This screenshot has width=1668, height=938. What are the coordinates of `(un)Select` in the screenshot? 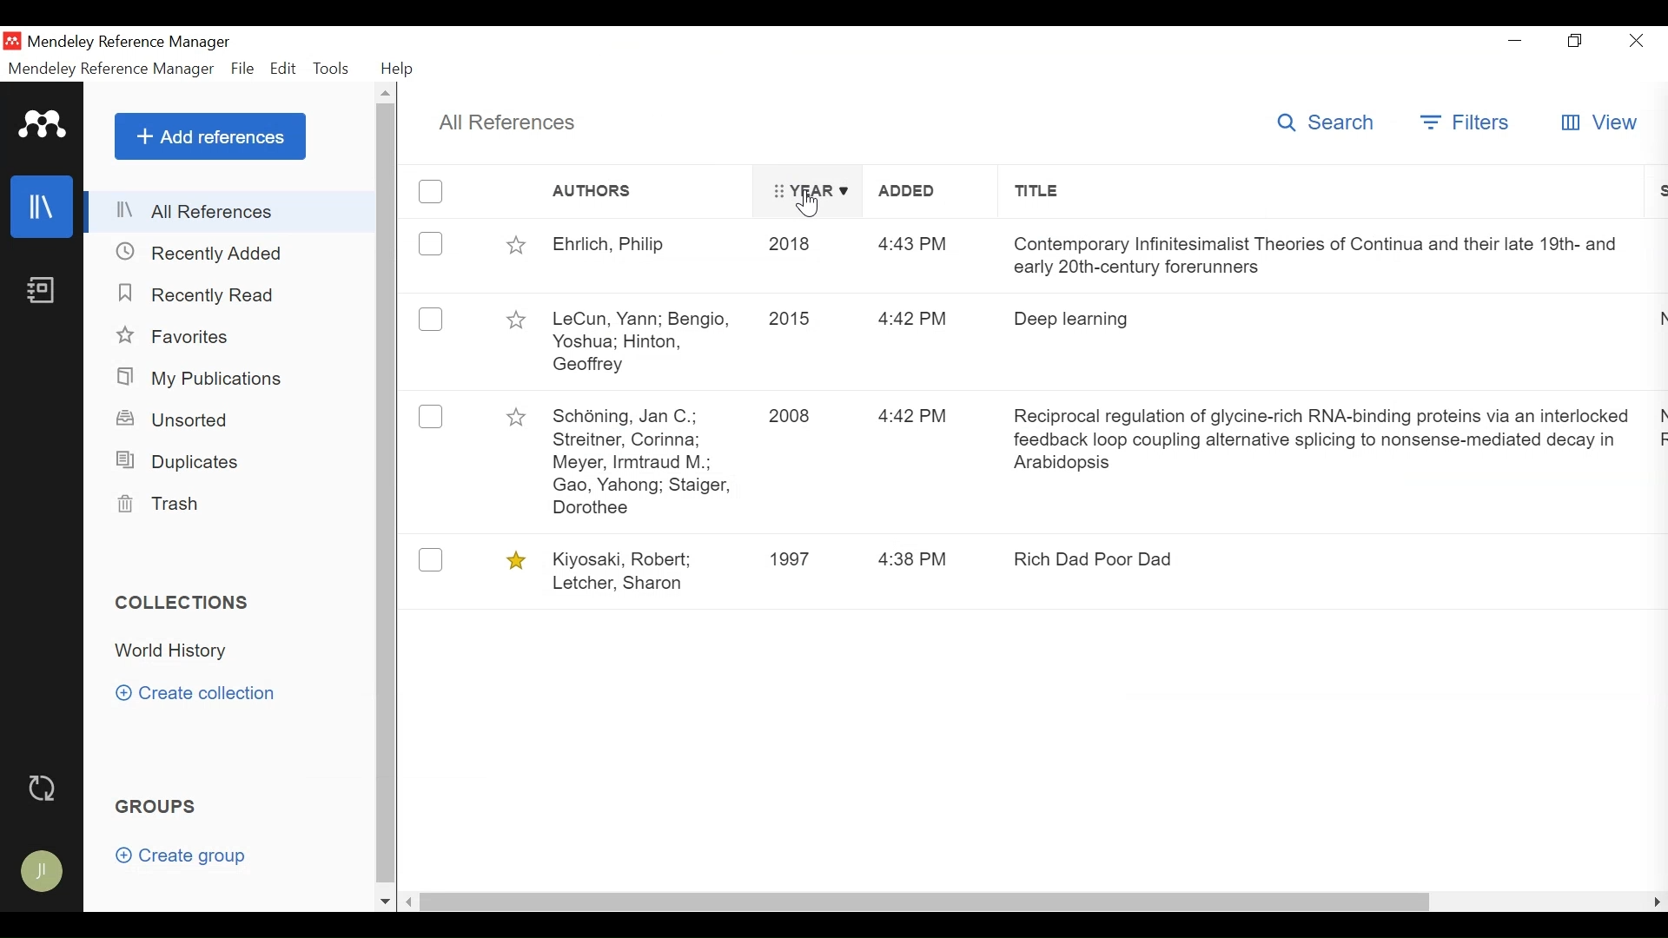 It's located at (430, 320).